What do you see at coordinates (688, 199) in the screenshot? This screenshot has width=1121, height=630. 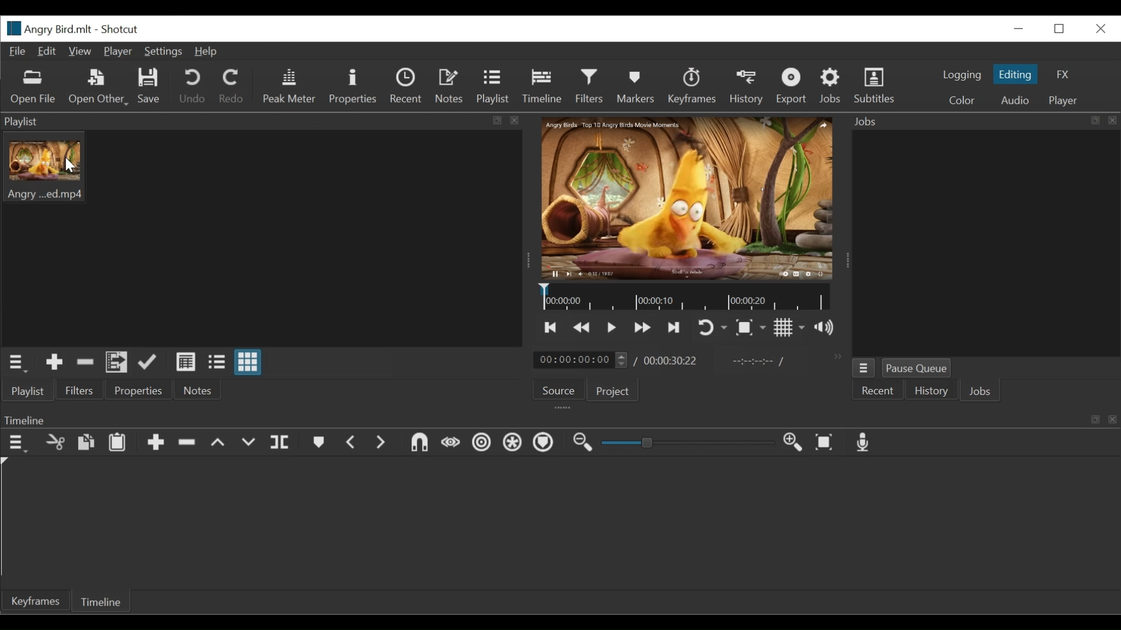 I see `Media Viewer` at bounding box center [688, 199].